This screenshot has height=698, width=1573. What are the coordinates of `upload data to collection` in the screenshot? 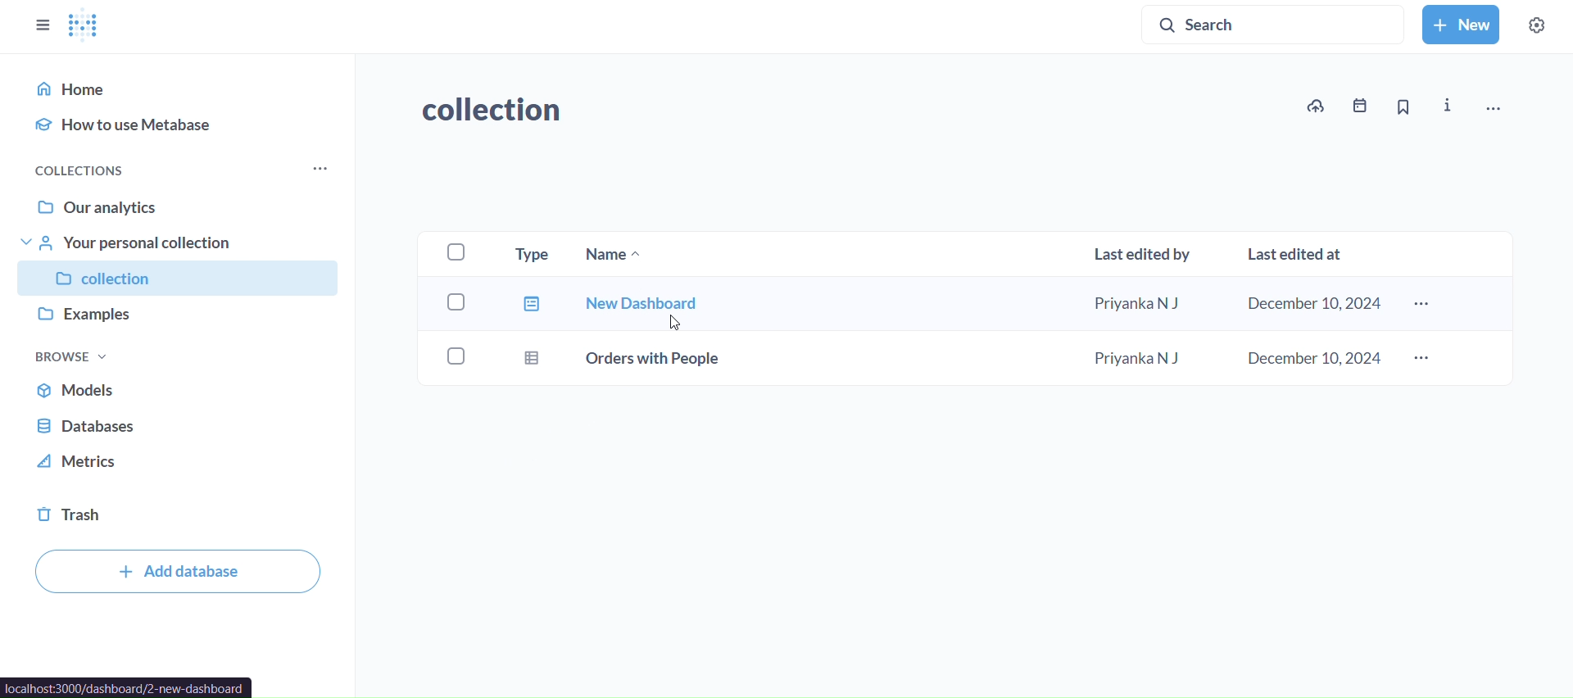 It's located at (1313, 107).